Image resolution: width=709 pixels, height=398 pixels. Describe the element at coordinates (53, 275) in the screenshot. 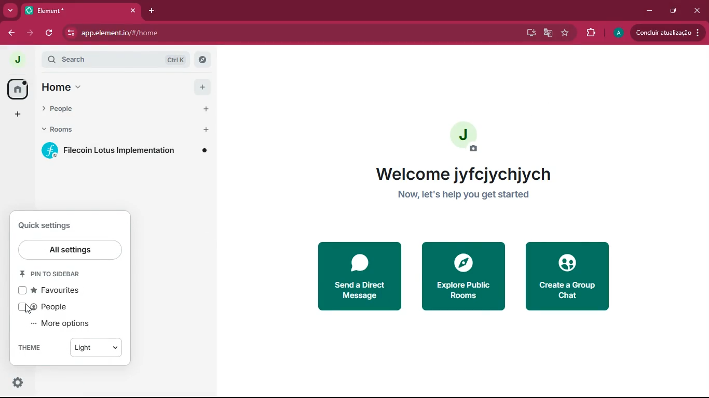

I see `pin ` at that location.